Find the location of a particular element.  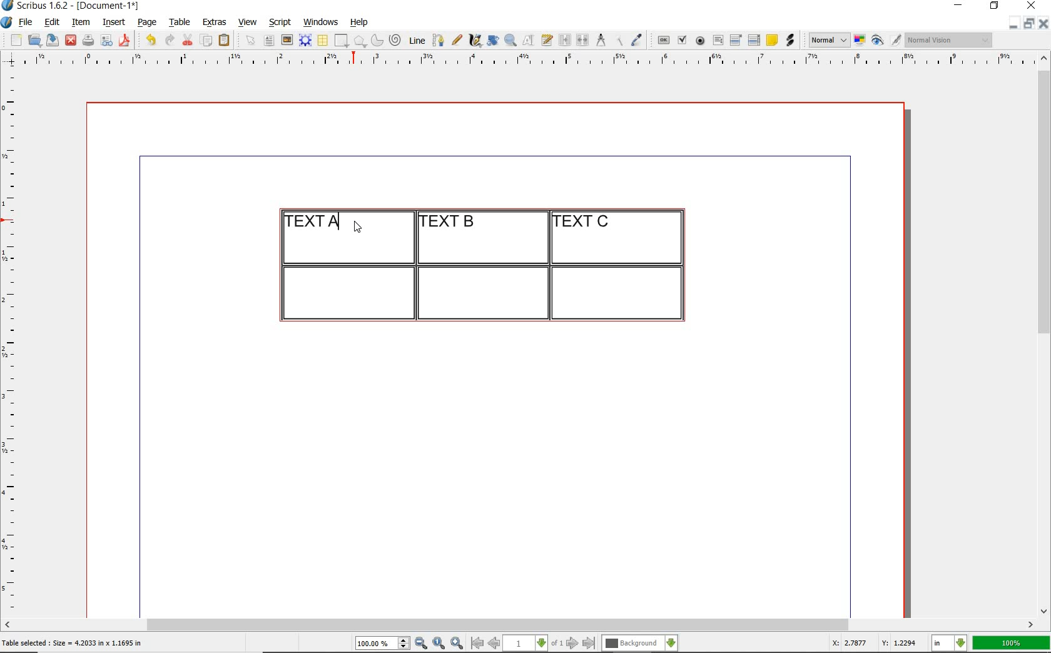

close is located at coordinates (71, 41).